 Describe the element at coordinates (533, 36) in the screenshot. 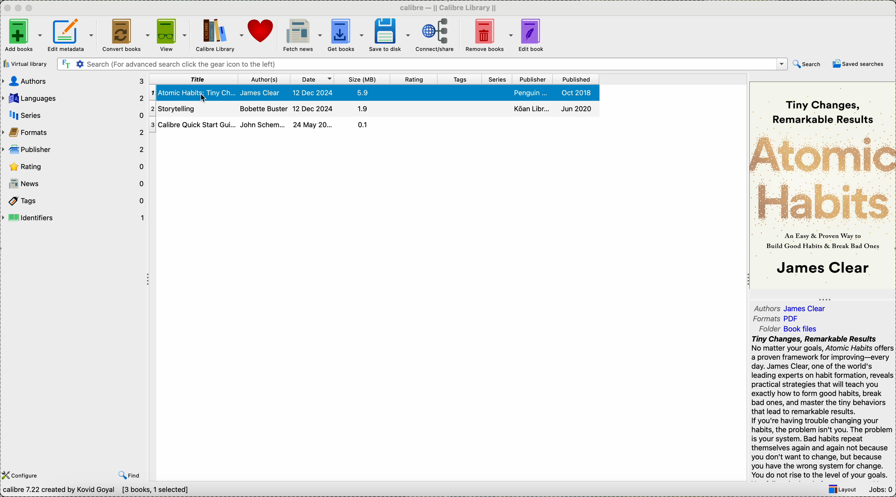

I see `edit book` at that location.